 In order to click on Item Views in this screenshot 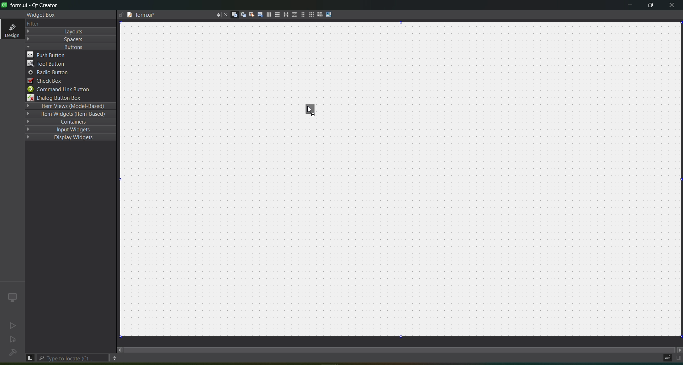, I will do `click(71, 106)`.